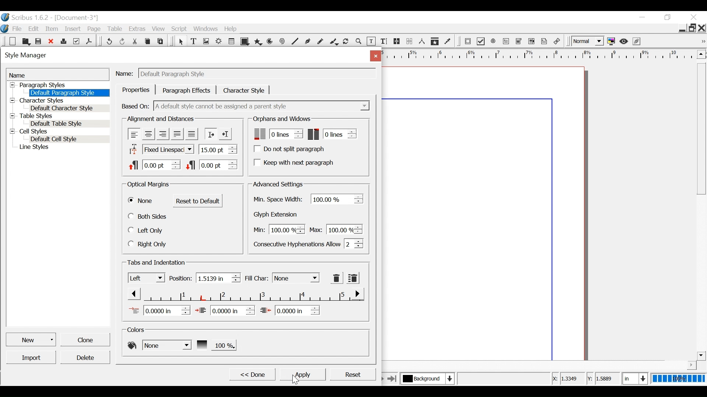  I want to click on Align Right, so click(162, 134).